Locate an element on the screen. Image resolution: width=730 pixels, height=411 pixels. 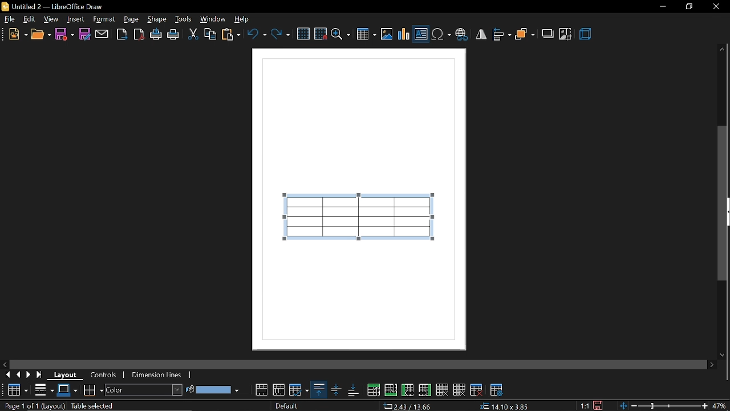
move left is located at coordinates (5, 364).